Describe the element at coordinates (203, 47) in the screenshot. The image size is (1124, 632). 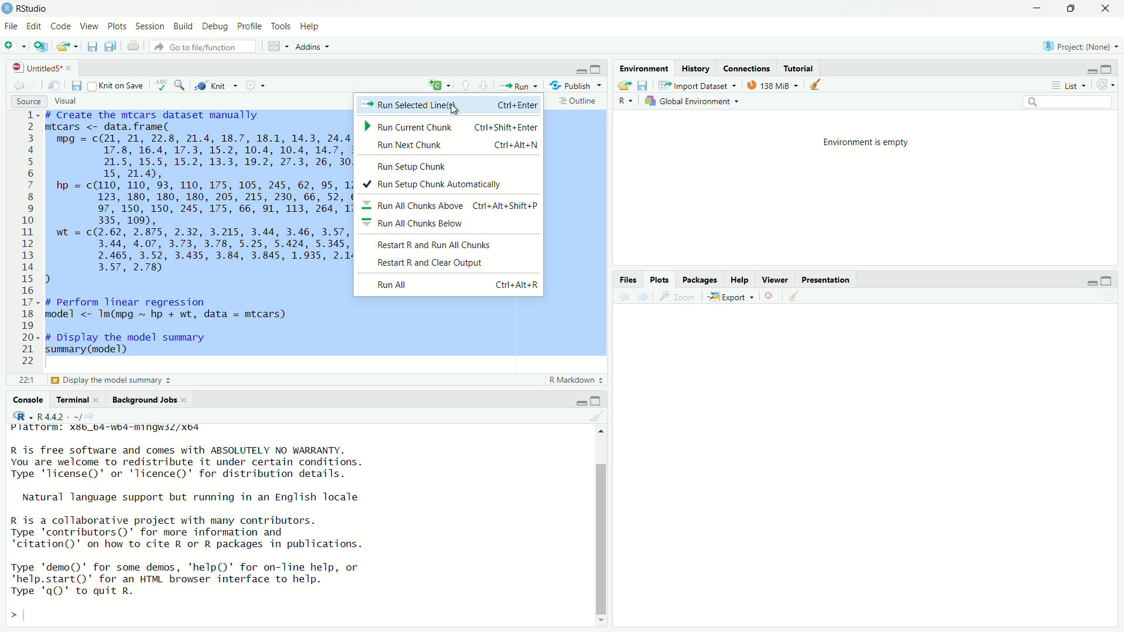
I see `go to file /function` at that location.